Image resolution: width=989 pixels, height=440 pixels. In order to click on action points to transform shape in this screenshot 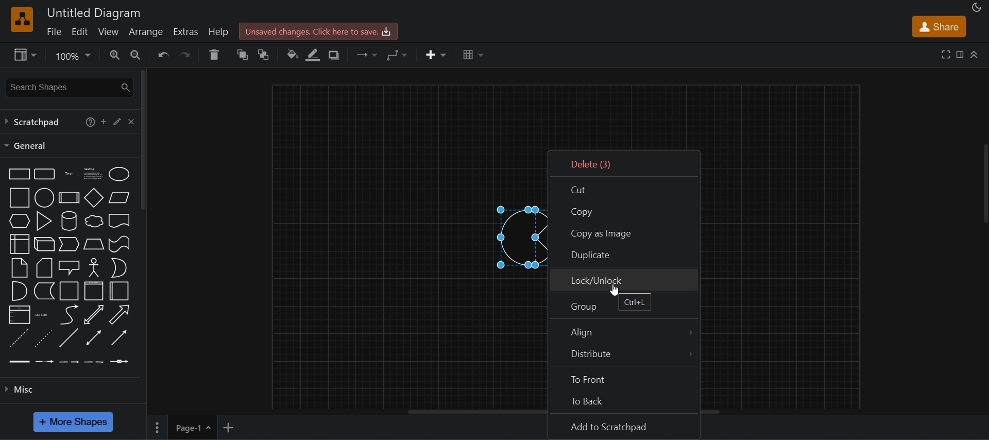, I will do `click(533, 236)`.